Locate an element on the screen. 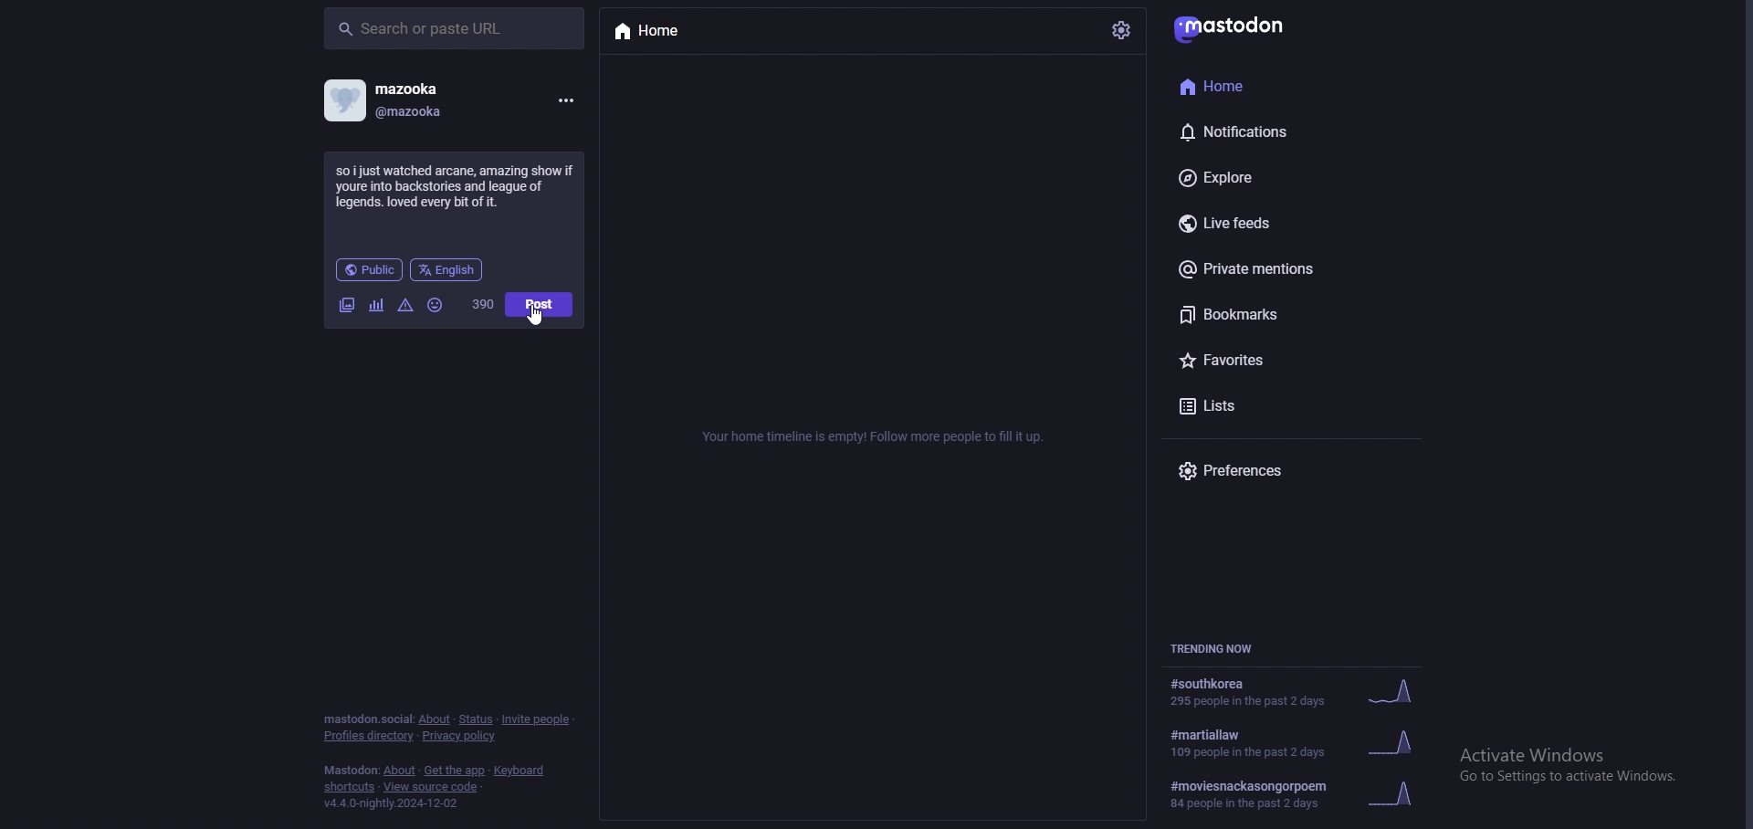  post is located at coordinates (538, 305).